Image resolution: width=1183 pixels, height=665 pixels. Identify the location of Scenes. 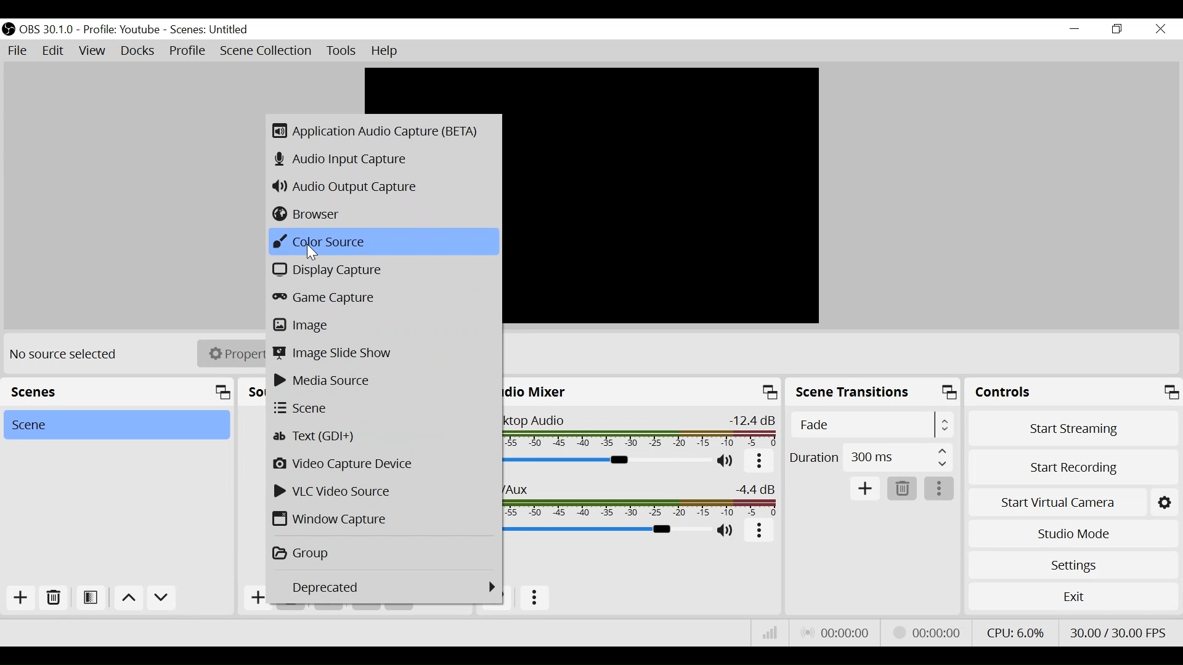
(213, 30).